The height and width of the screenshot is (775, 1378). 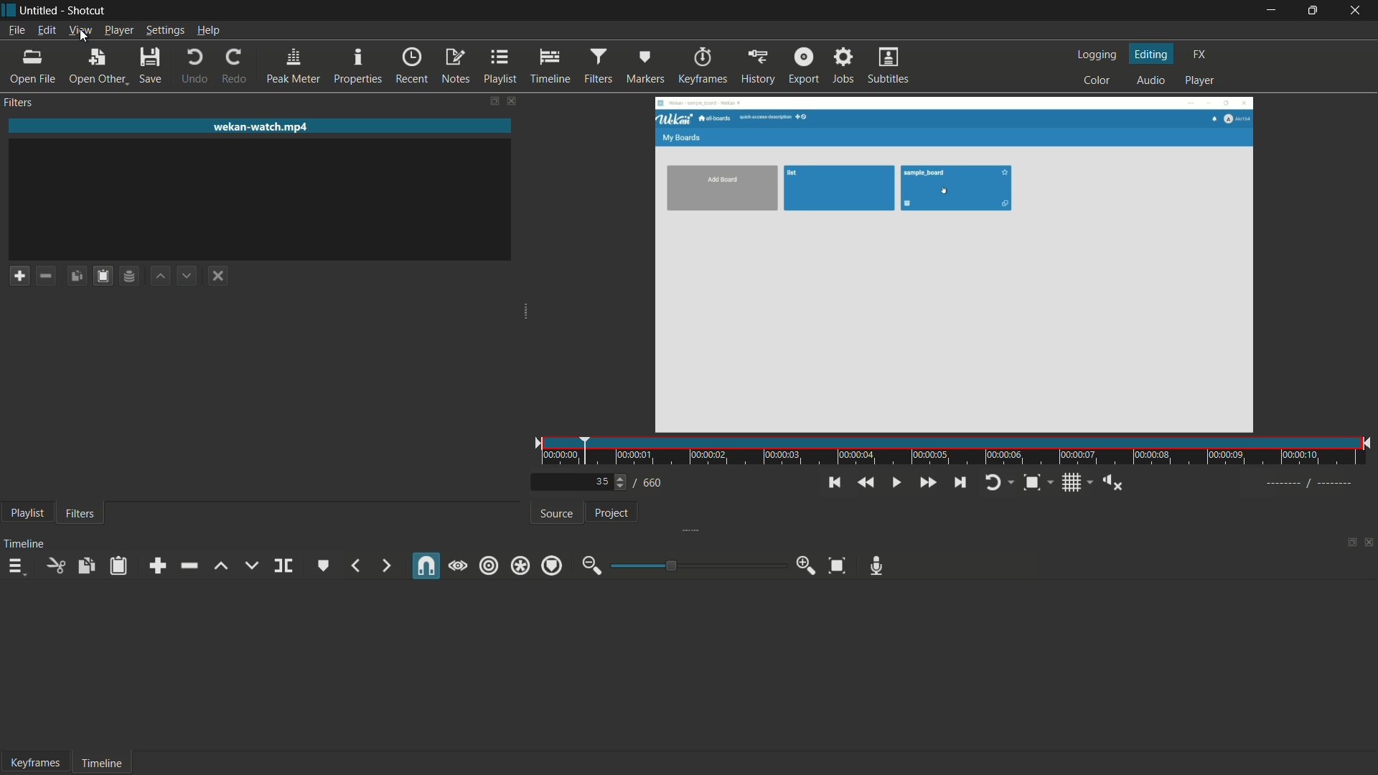 What do you see at coordinates (84, 515) in the screenshot?
I see `filters` at bounding box center [84, 515].